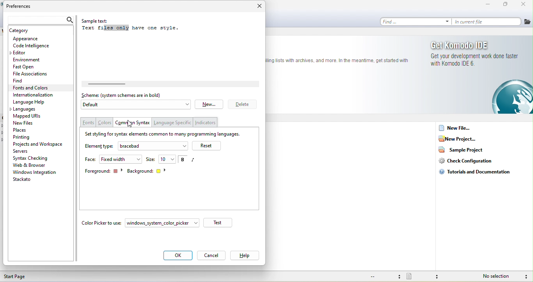 This screenshot has width=533, height=282. What do you see at coordinates (125, 95) in the screenshot?
I see `scheme` at bounding box center [125, 95].